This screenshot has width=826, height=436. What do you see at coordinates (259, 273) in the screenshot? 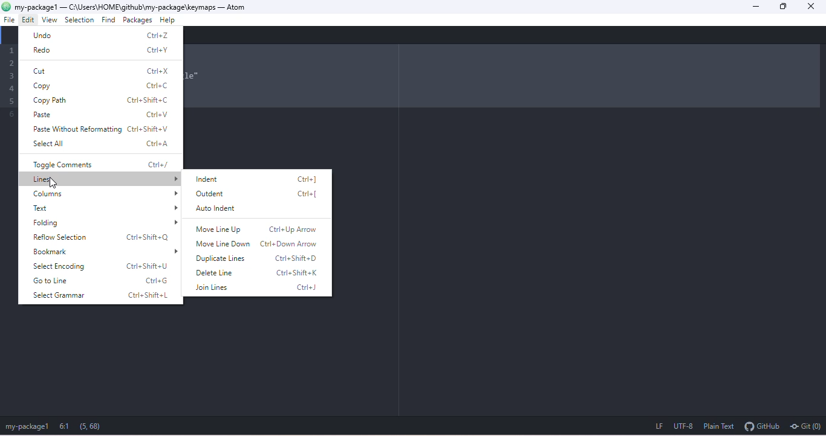
I see `delete line` at bounding box center [259, 273].